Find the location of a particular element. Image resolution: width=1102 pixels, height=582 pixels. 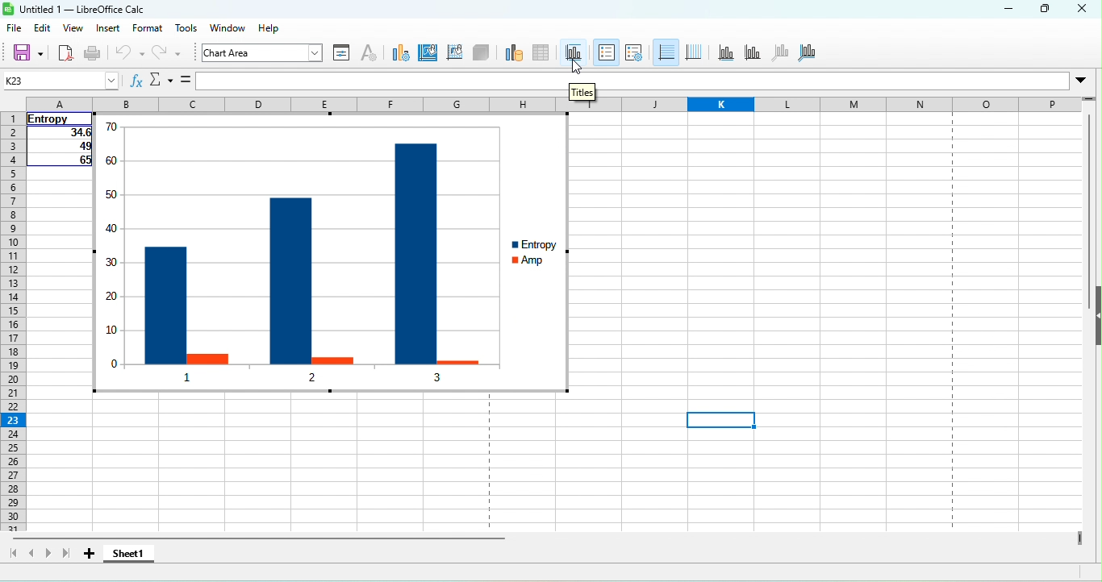

data range is located at coordinates (511, 54).